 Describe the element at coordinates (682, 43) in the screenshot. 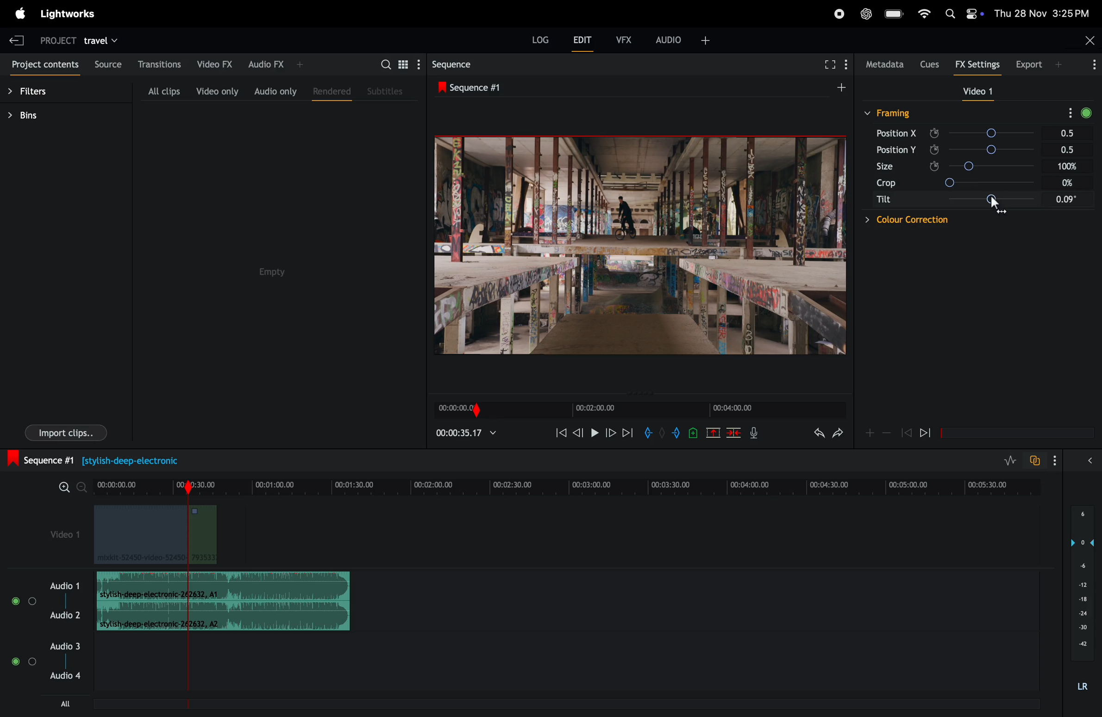

I see `add audio` at that location.